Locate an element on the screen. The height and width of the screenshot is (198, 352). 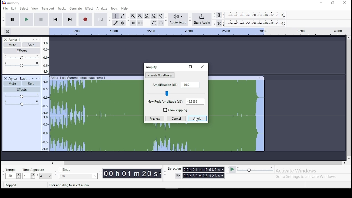
preview is located at coordinates (155, 119).